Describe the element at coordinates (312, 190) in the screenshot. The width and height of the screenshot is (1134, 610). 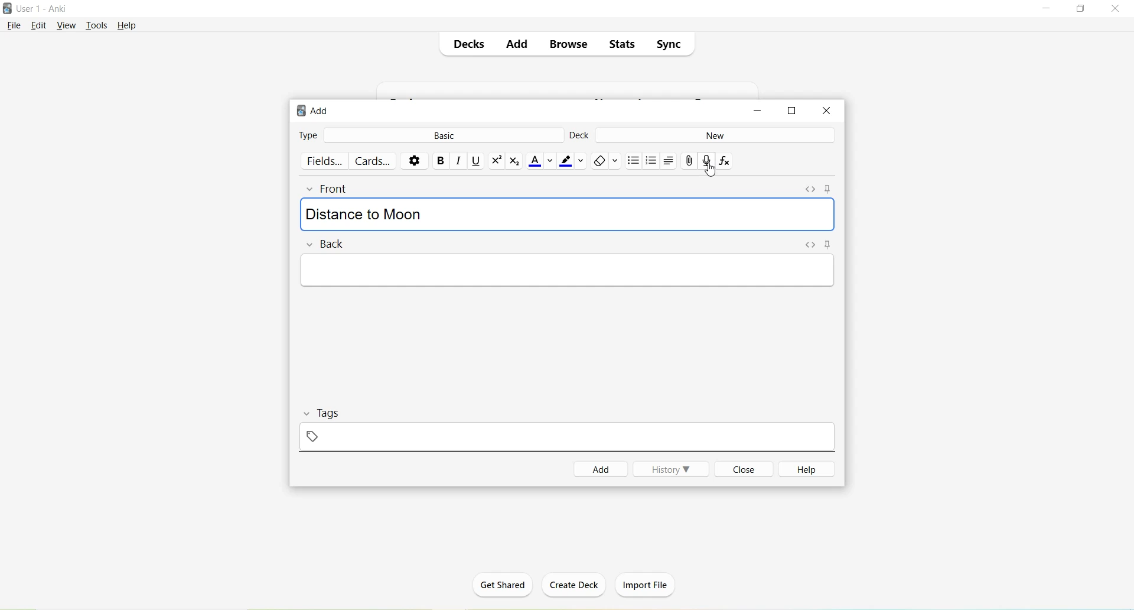
I see `Collapse field` at that location.